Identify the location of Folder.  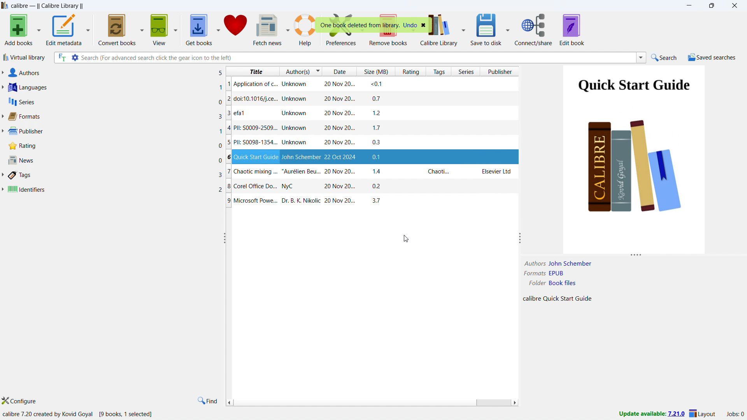
(536, 273).